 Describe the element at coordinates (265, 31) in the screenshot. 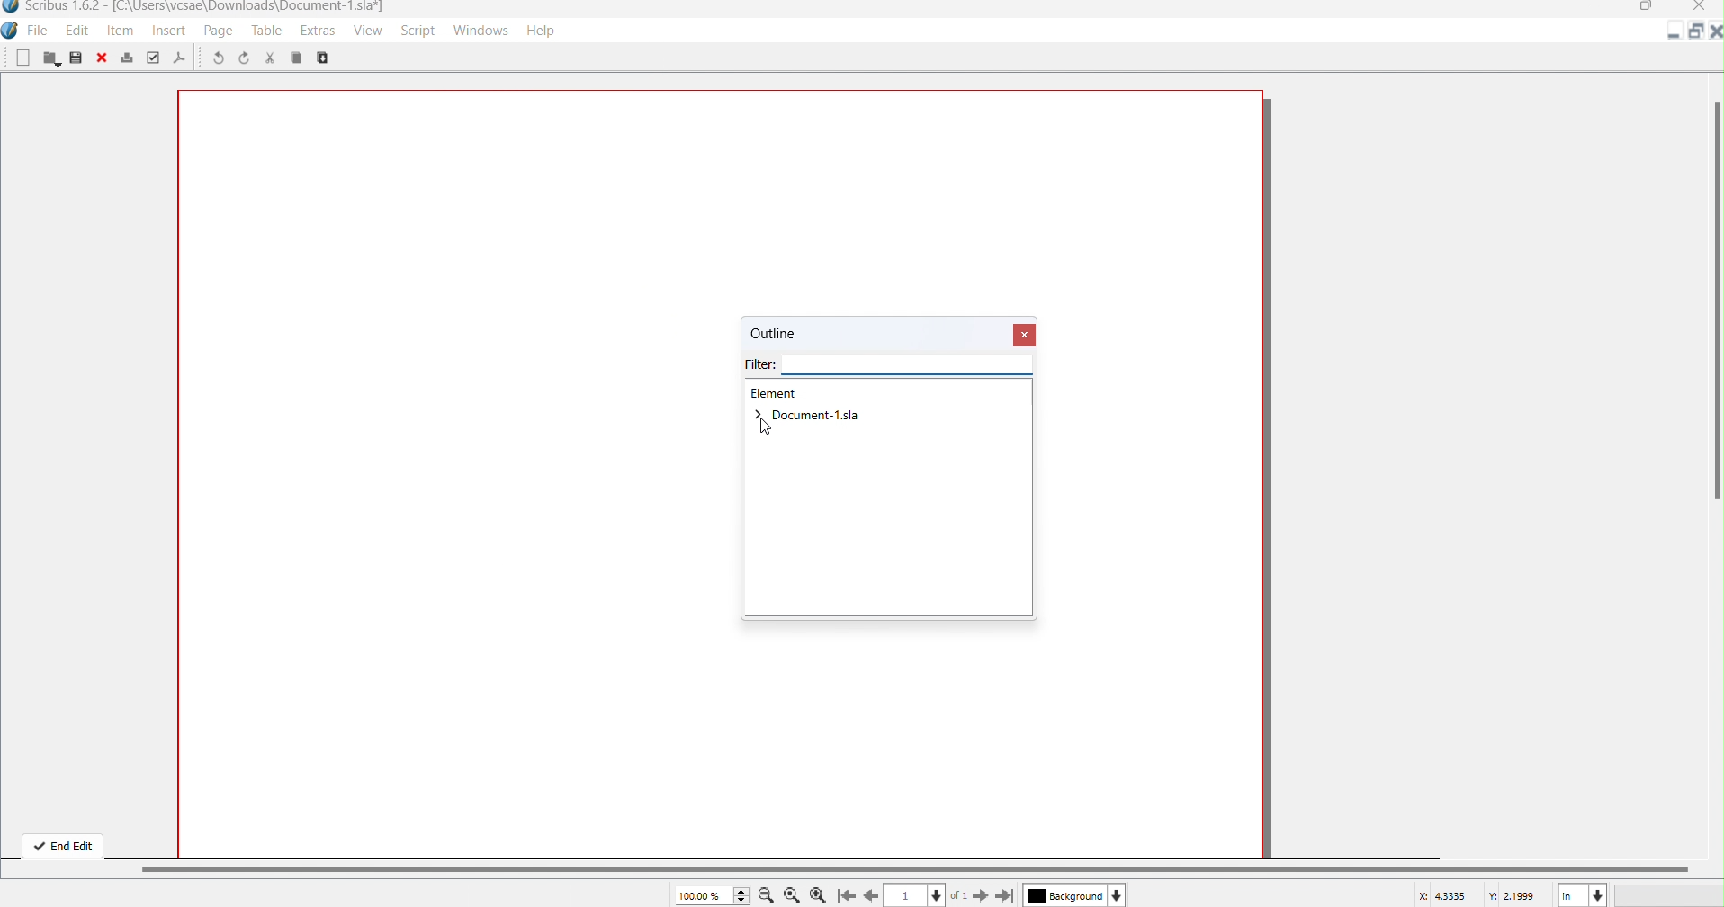

I see `` at that location.